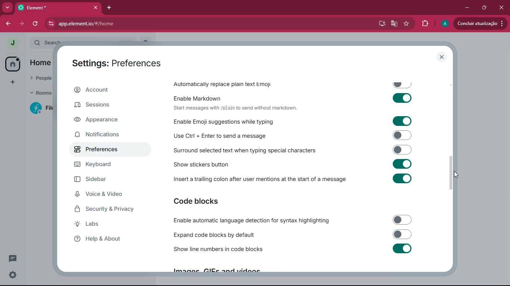 This screenshot has width=510, height=286. What do you see at coordinates (12, 63) in the screenshot?
I see `home` at bounding box center [12, 63].